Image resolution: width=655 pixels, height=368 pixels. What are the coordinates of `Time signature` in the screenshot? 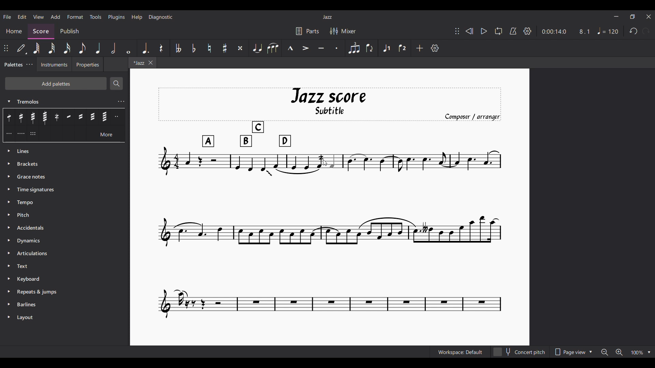 It's located at (64, 190).